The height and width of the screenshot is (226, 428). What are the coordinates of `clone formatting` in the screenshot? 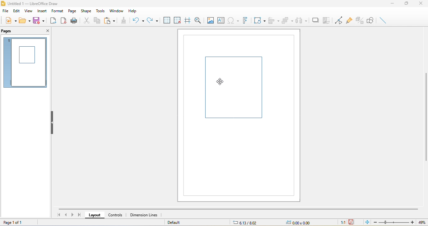 It's located at (124, 21).